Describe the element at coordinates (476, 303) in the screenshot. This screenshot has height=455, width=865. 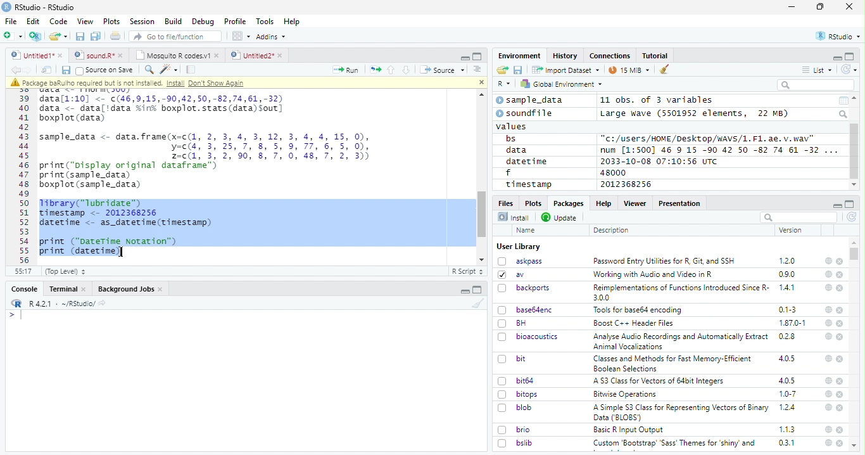
I see `clear workspace` at that location.